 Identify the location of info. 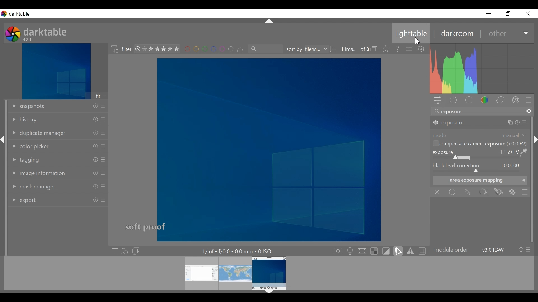
(518, 123).